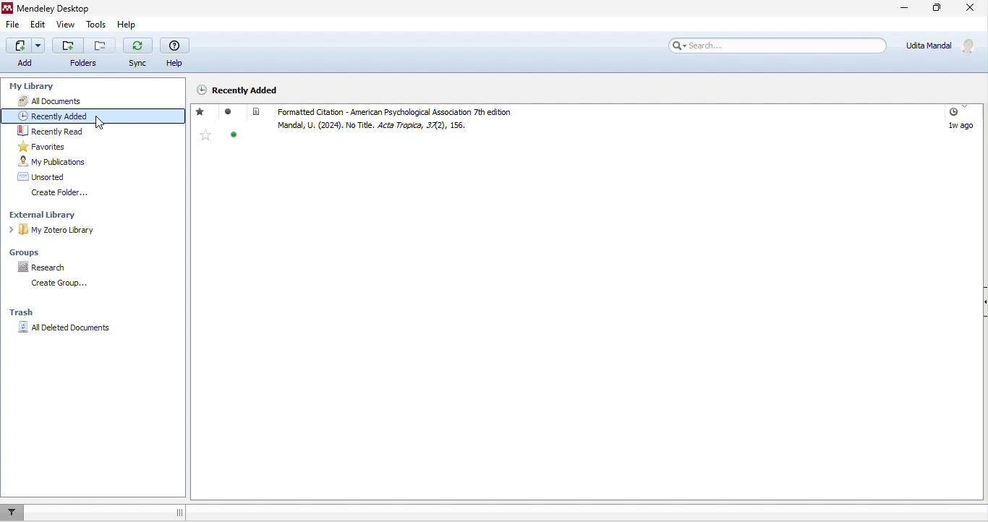 Image resolution: width=988 pixels, height=522 pixels. I want to click on create folder, so click(71, 194).